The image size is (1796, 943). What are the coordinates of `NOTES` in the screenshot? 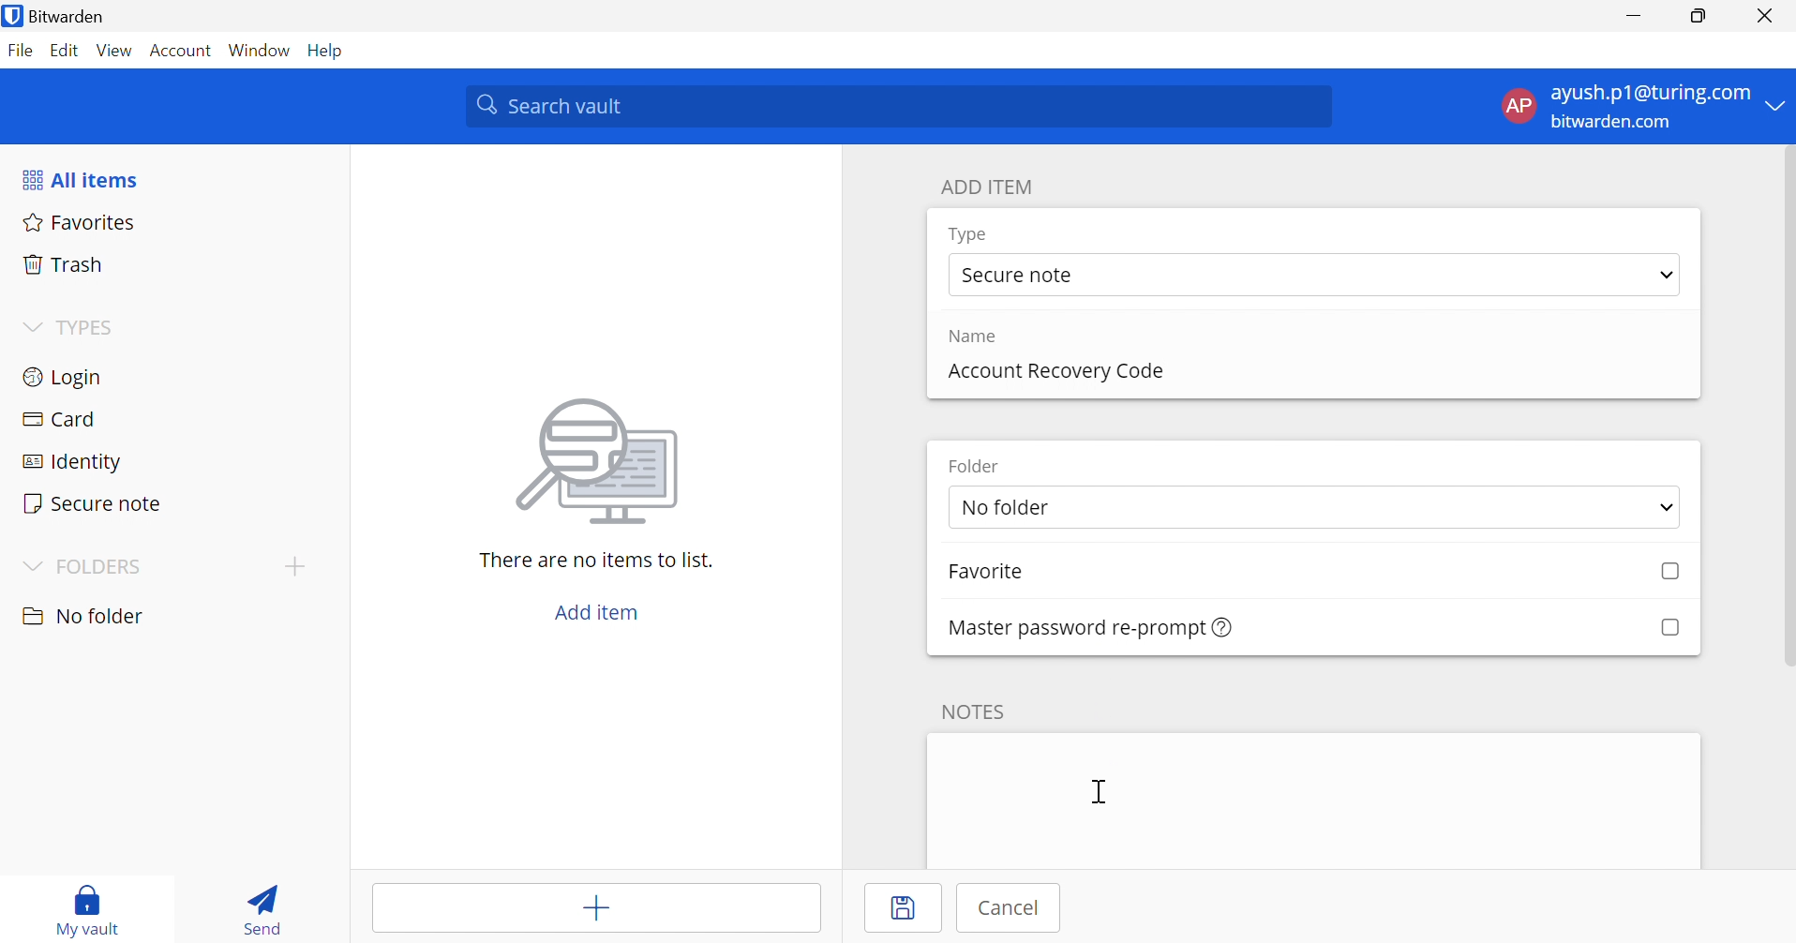 It's located at (980, 710).